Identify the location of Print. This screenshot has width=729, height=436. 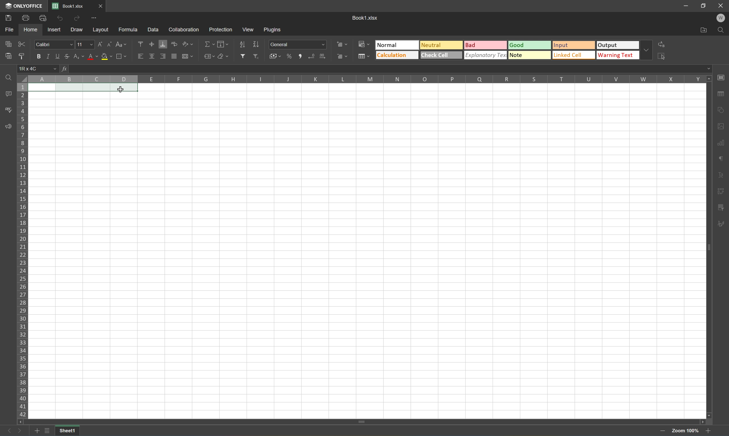
(25, 19).